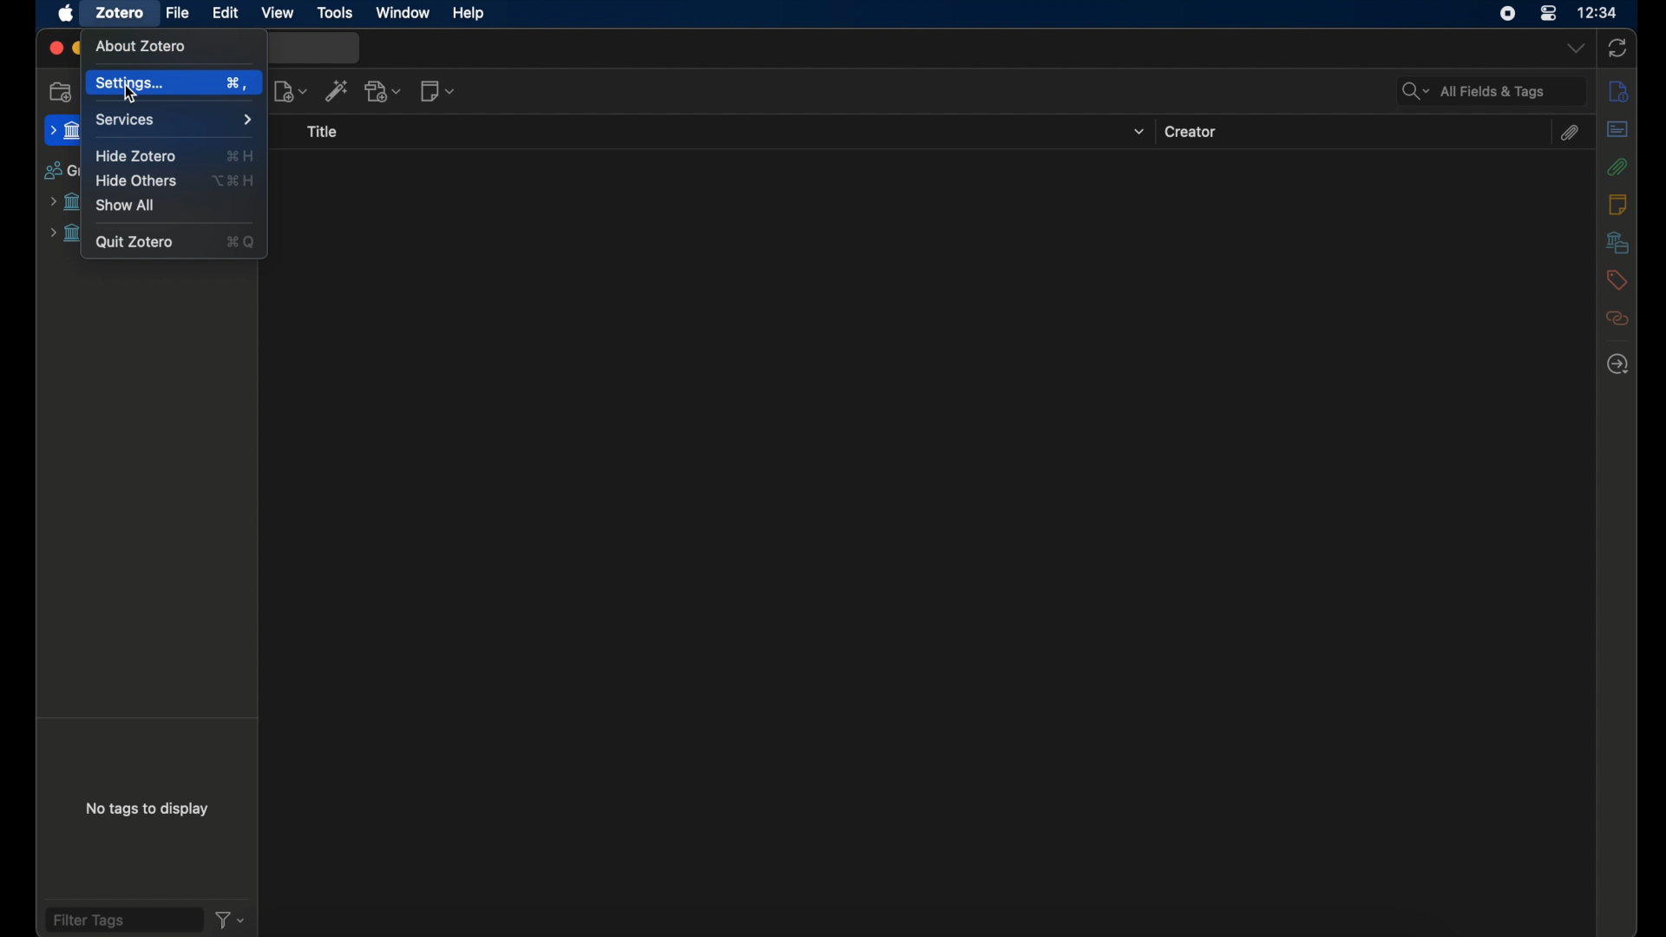 The height and width of the screenshot is (937, 1666). What do you see at coordinates (241, 155) in the screenshot?
I see `hide zotero shortcut` at bounding box center [241, 155].